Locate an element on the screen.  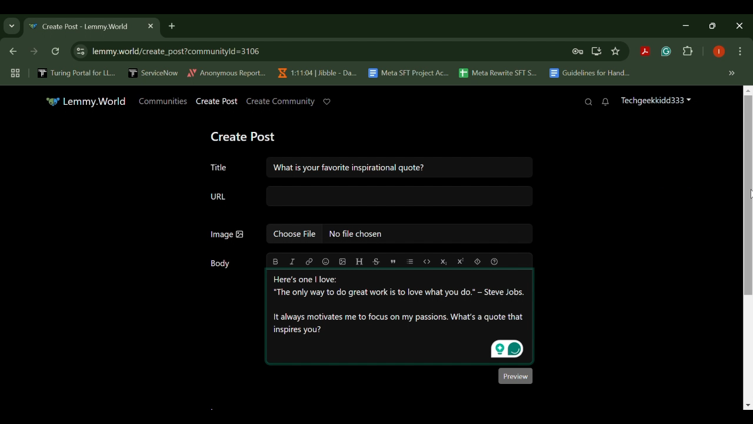
Search  is located at coordinates (588, 102).